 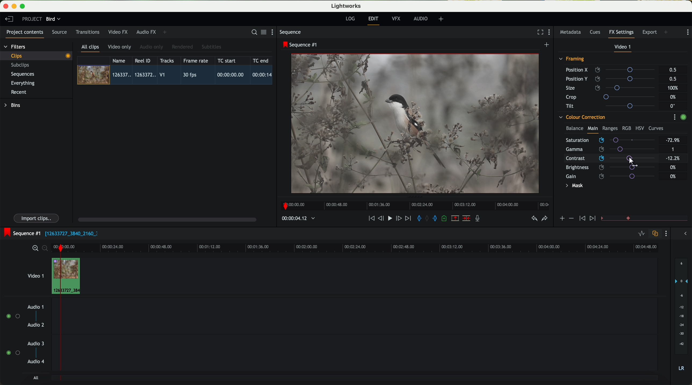 What do you see at coordinates (166, 32) in the screenshot?
I see `add panel` at bounding box center [166, 32].